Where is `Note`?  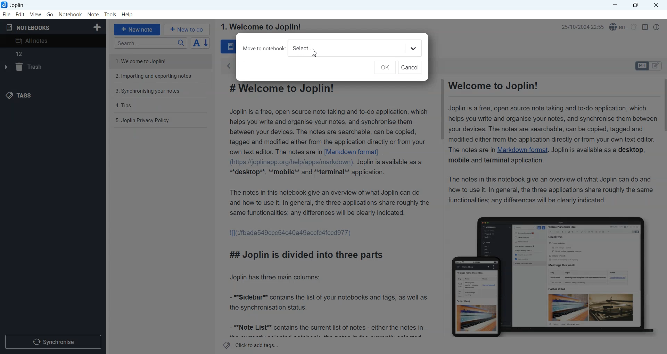 Note is located at coordinates (93, 15).